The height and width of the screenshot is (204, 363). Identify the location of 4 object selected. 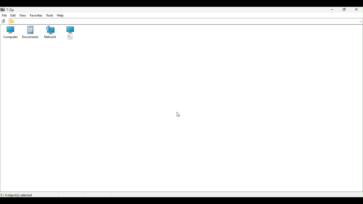
(16, 194).